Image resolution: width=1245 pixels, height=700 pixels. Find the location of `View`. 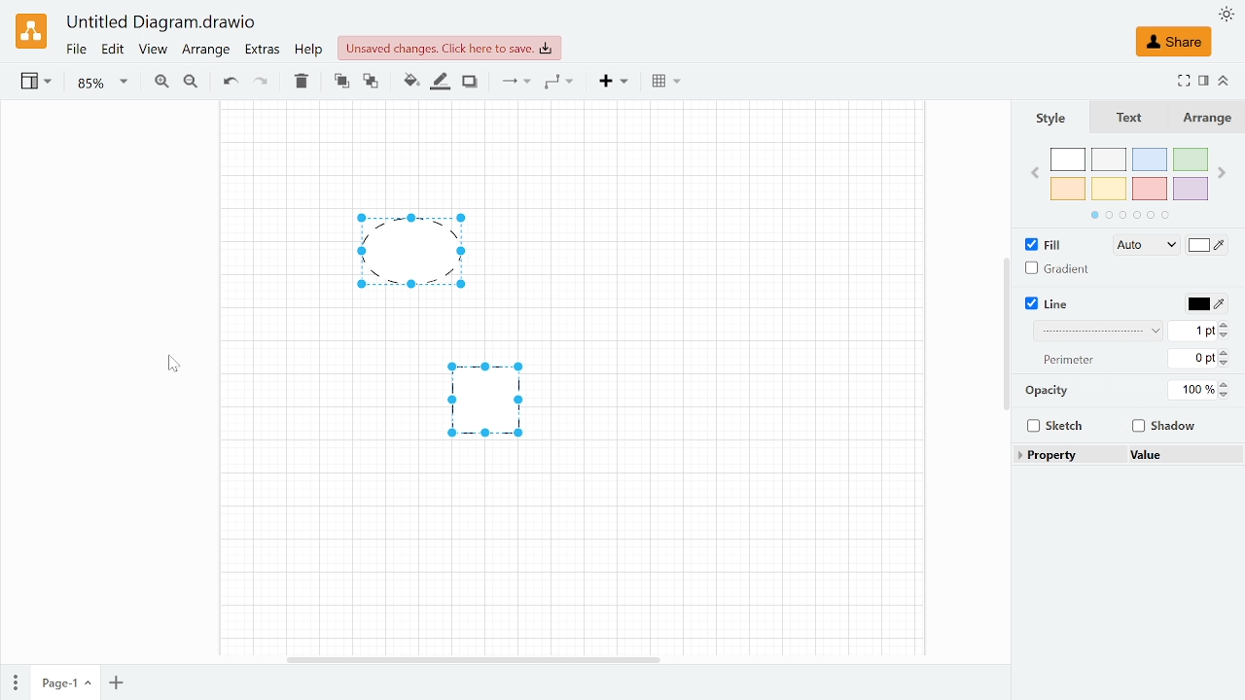

View is located at coordinates (38, 84).